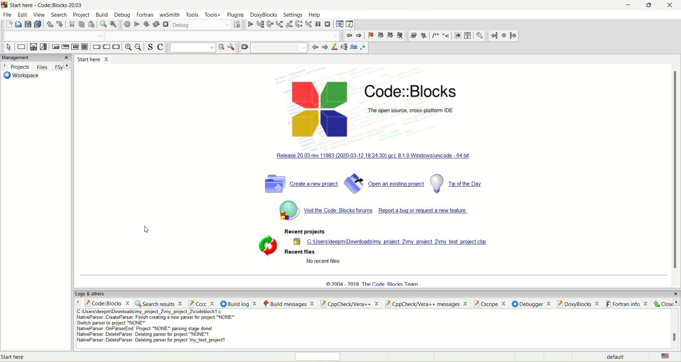 This screenshot has width=681, height=362. What do you see at coordinates (663, 304) in the screenshot?
I see `close` at bounding box center [663, 304].